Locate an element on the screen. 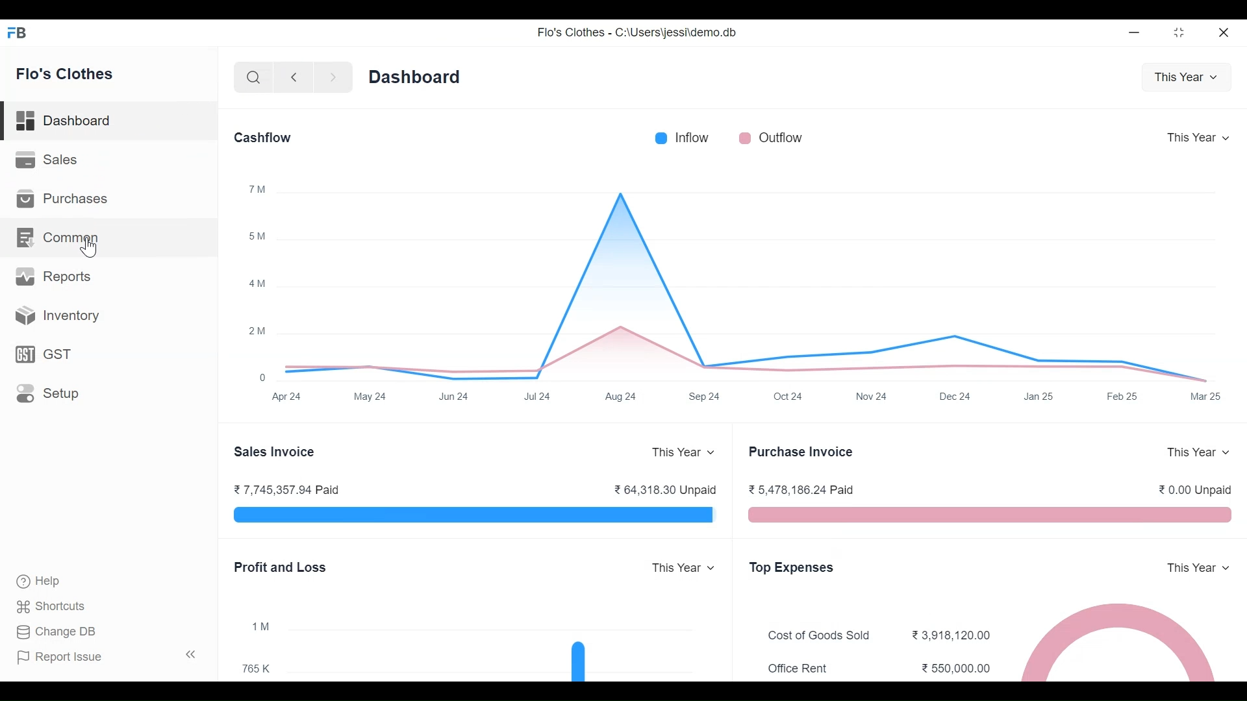  Close is located at coordinates (1224, 33).